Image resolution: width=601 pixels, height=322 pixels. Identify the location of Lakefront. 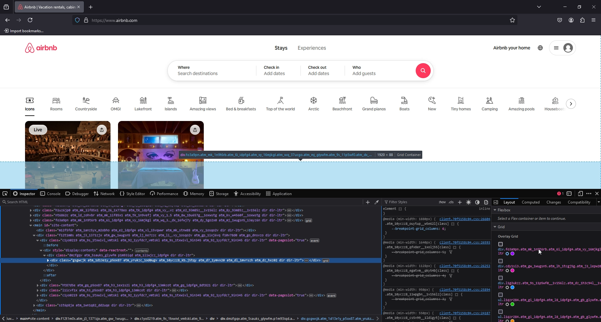
(144, 104).